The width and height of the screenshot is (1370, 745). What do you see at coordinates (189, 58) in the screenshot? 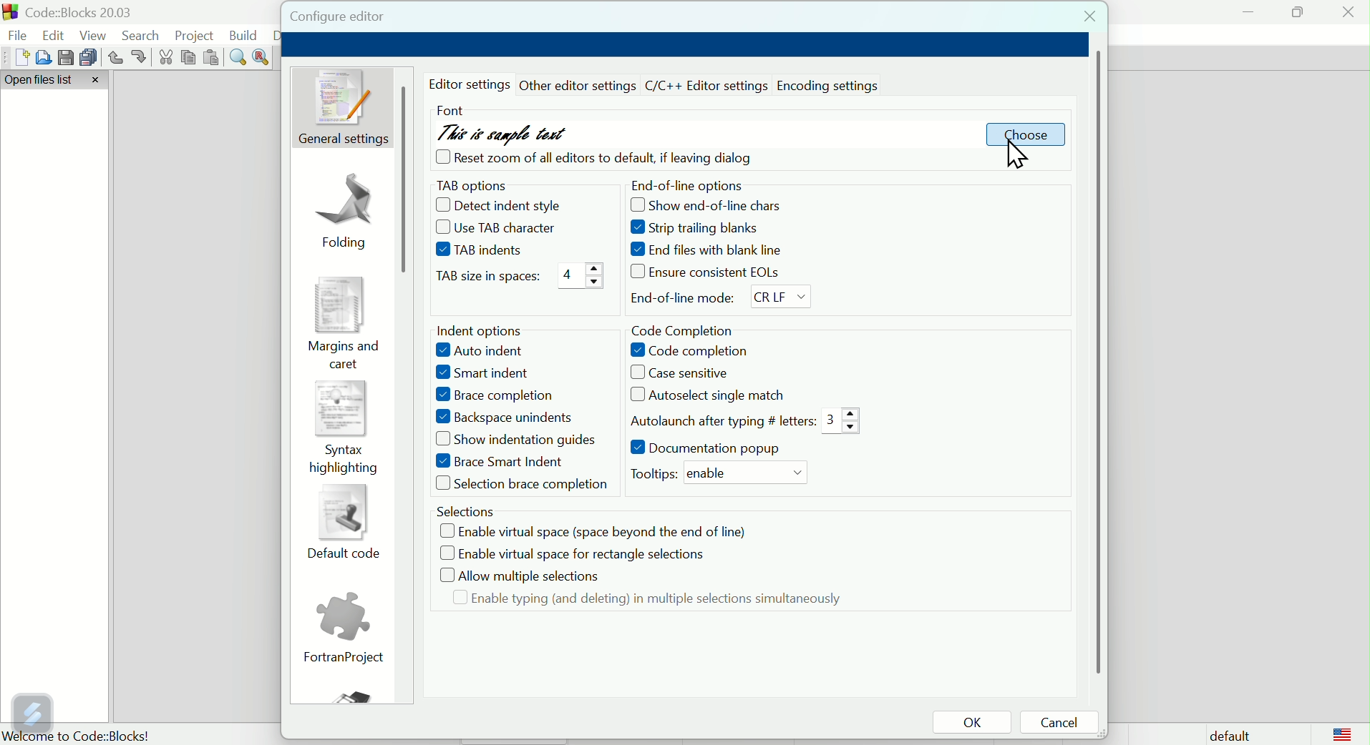
I see `Copy` at bounding box center [189, 58].